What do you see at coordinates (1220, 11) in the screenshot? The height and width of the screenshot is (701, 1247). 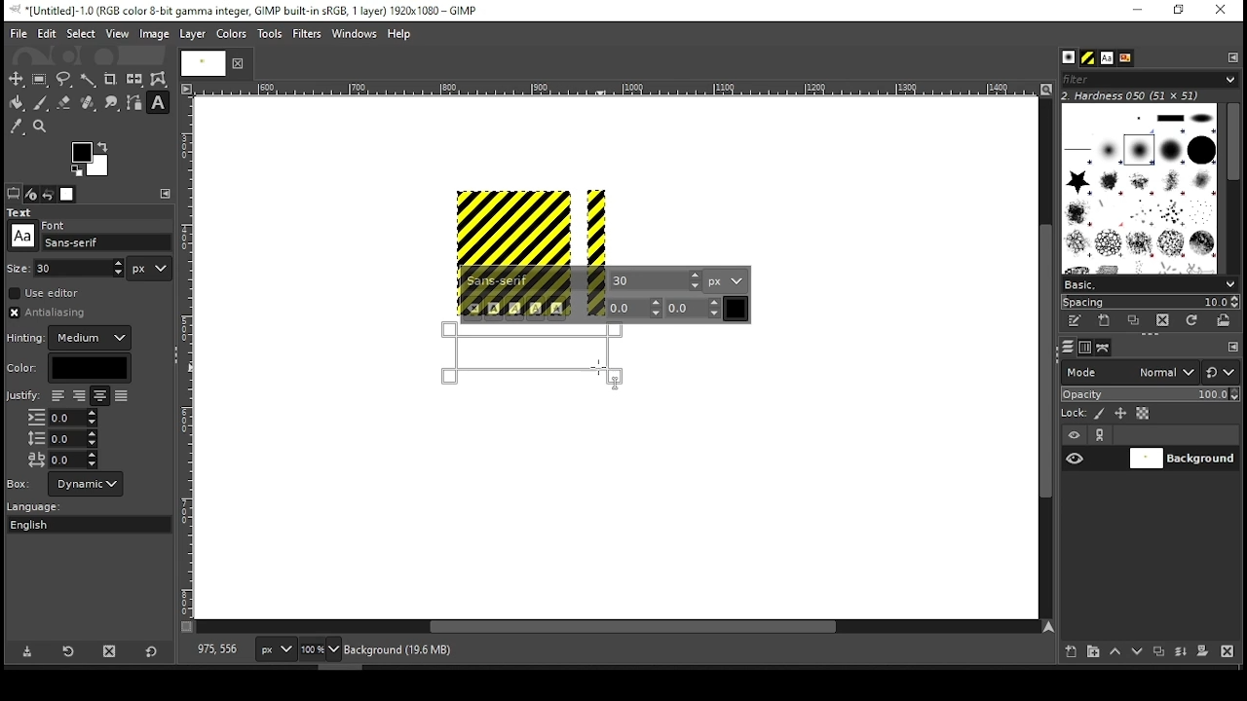 I see `close window` at bounding box center [1220, 11].